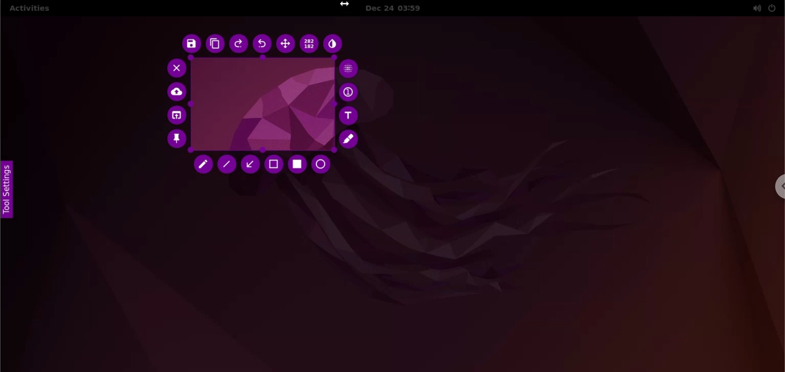  Describe the element at coordinates (334, 43) in the screenshot. I see `inverter  ` at that location.